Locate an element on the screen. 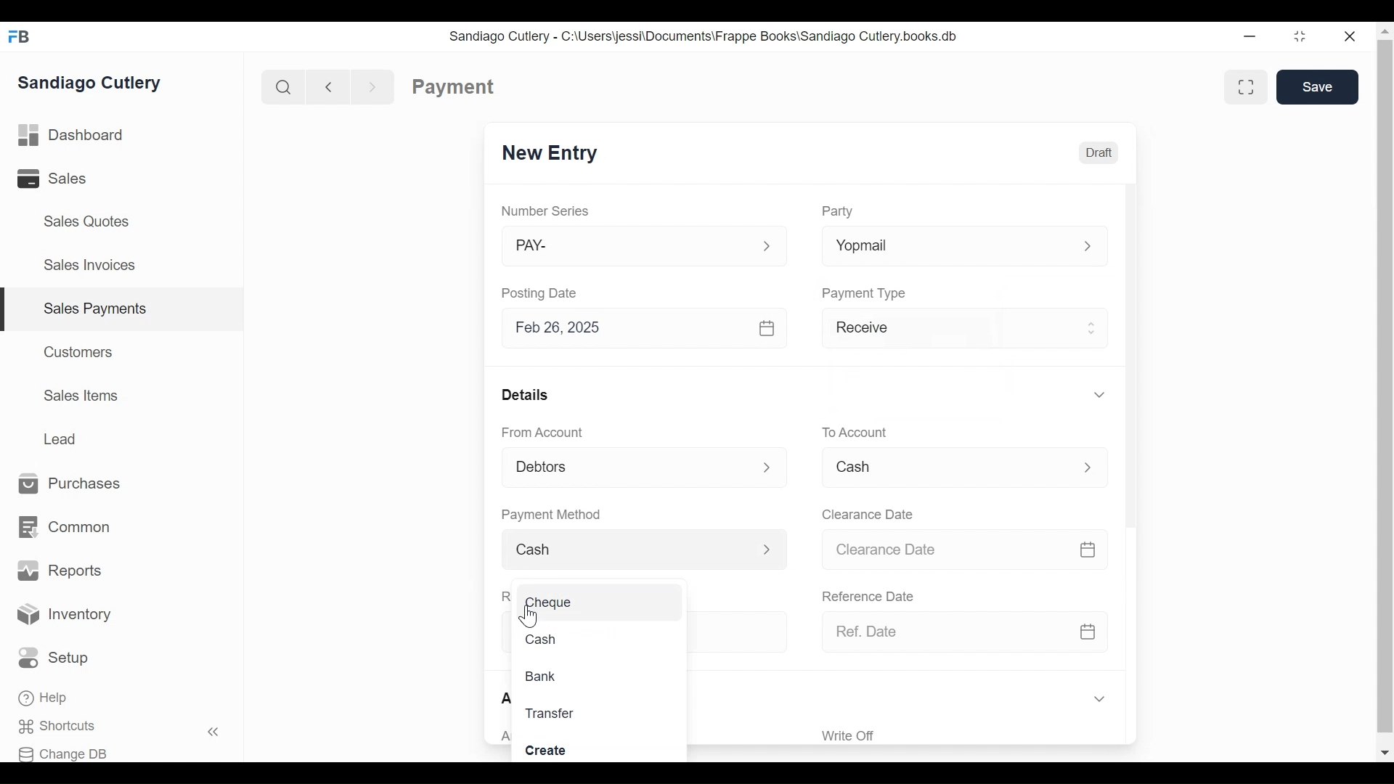 The image size is (1394, 784). Payment Type is located at coordinates (867, 293).